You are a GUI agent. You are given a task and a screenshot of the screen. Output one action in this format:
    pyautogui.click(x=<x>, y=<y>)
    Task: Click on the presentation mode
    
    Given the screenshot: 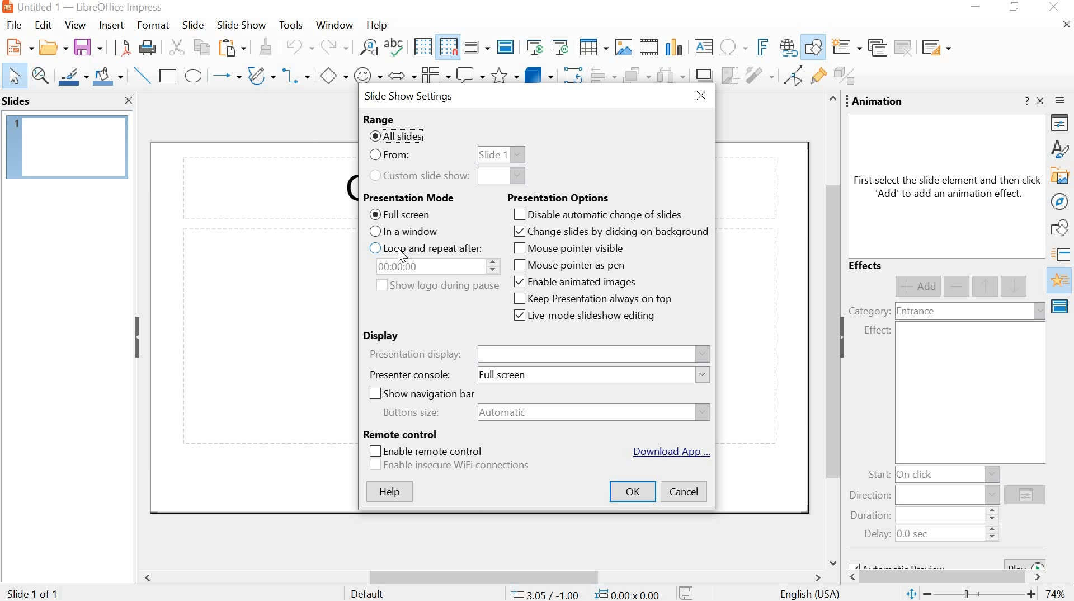 What is the action you would take?
    pyautogui.click(x=411, y=198)
    